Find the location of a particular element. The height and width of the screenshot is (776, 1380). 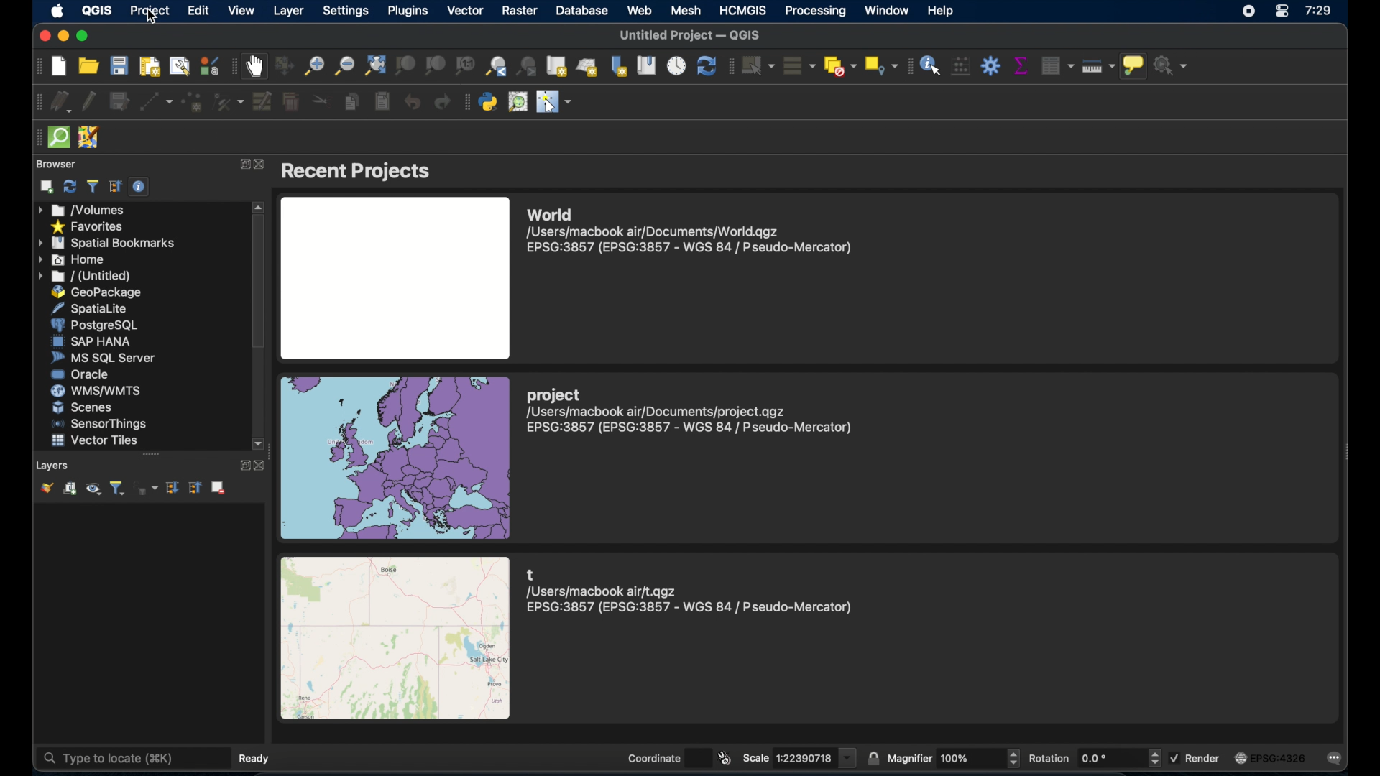

lock is located at coordinates (873, 757).